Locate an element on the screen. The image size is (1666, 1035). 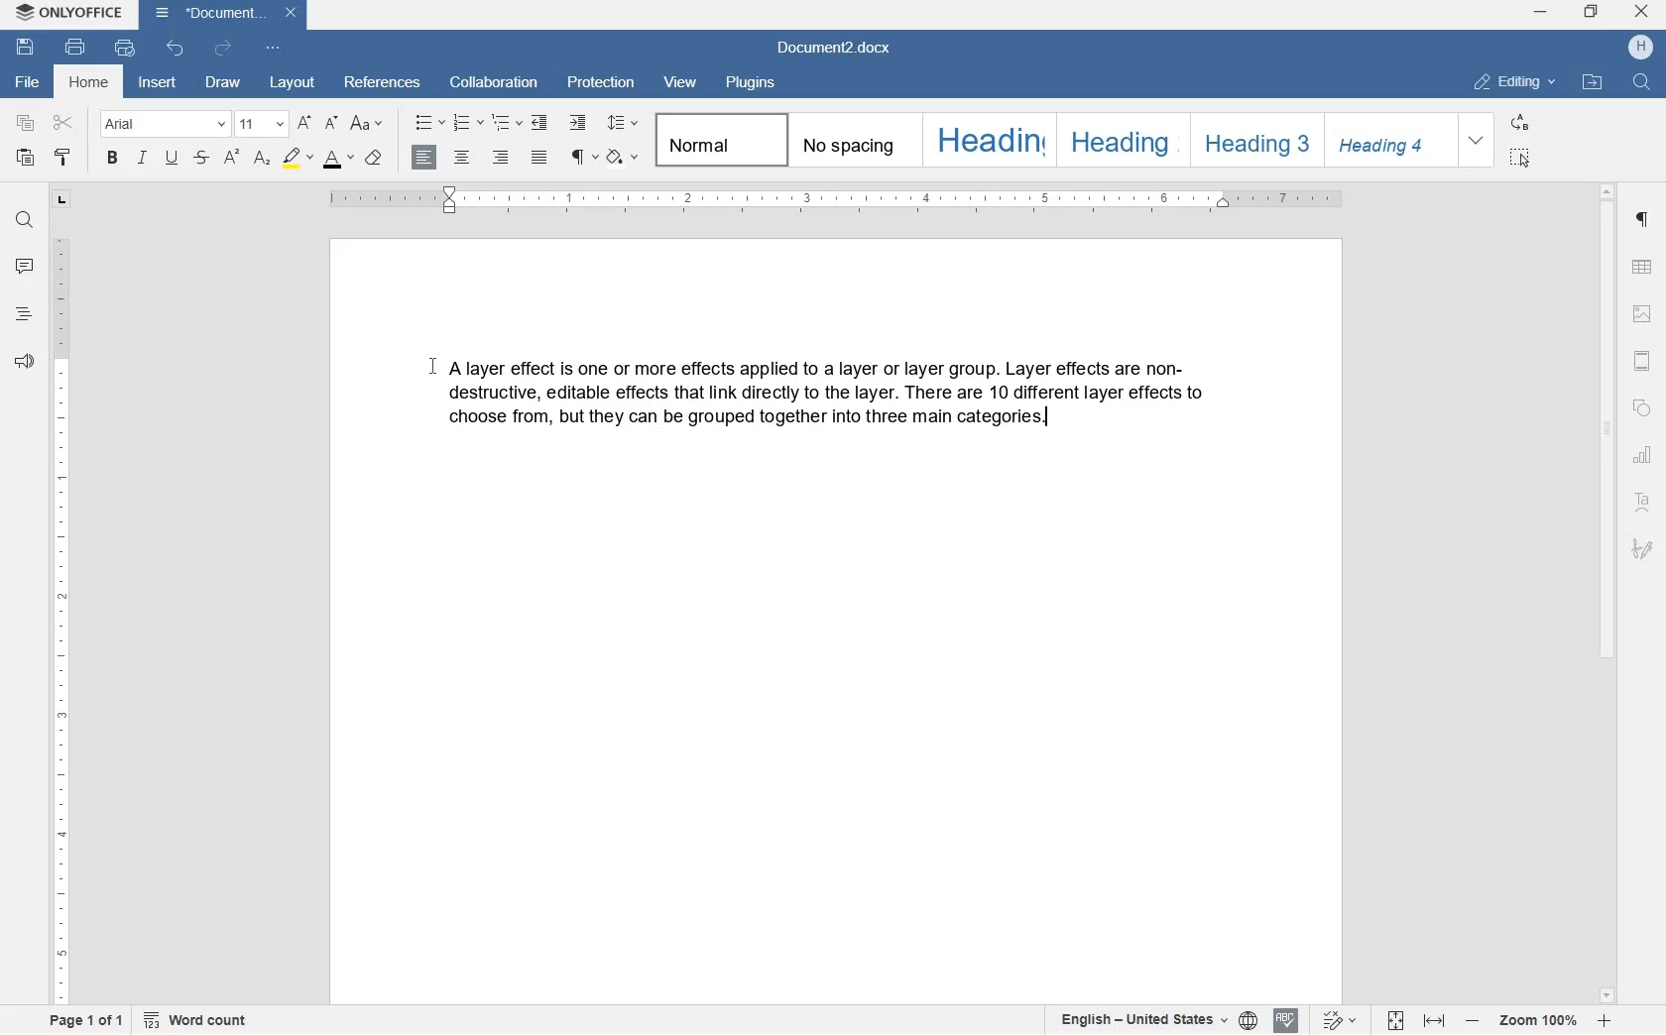
paragraph line spacing is located at coordinates (623, 124).